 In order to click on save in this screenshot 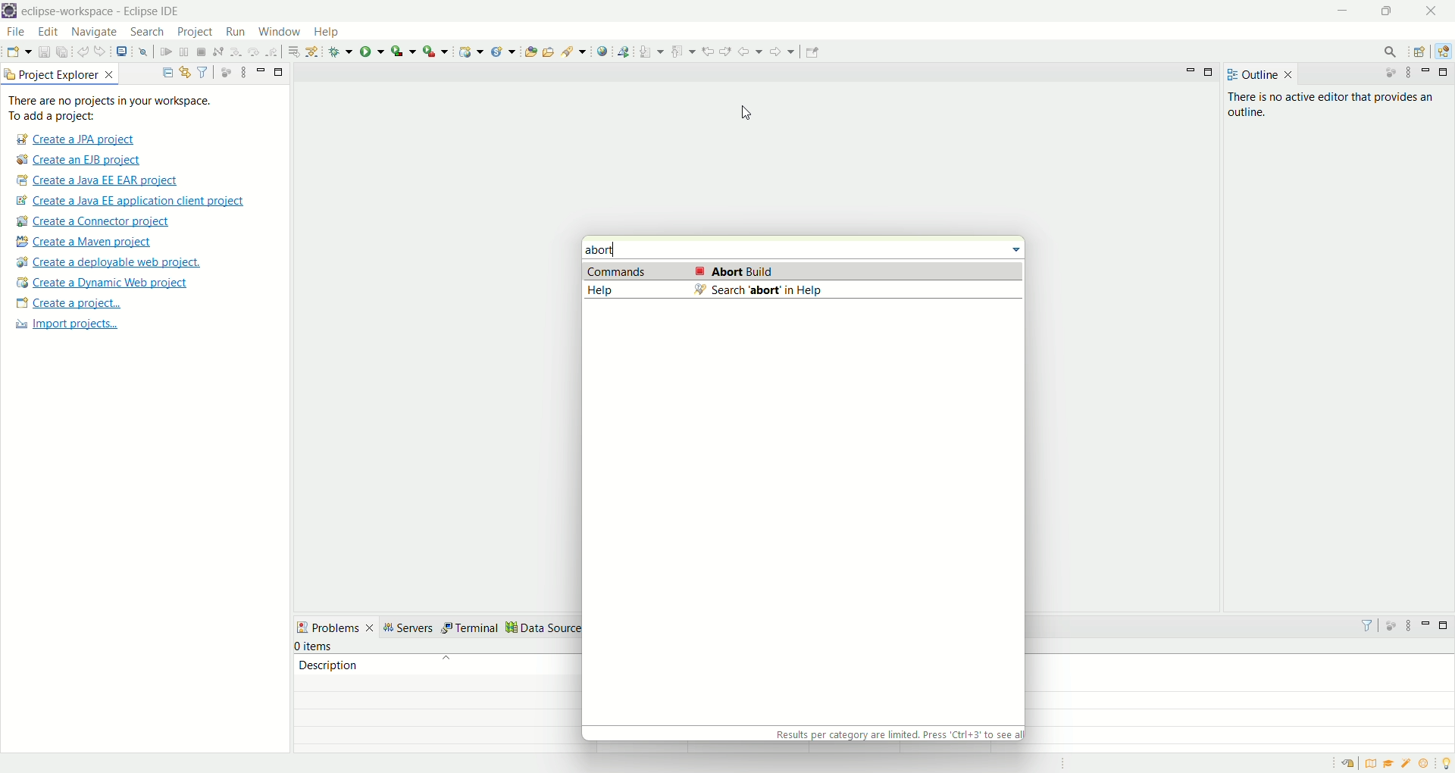, I will do `click(40, 52)`.